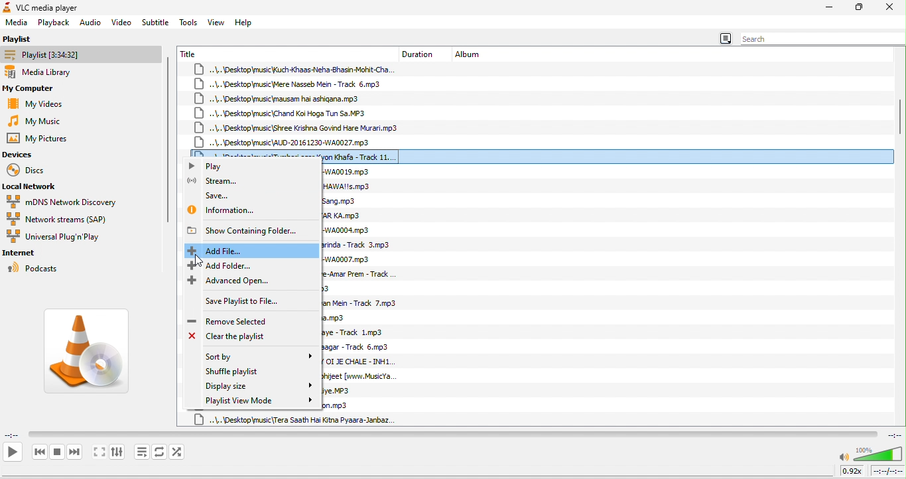 The width and height of the screenshot is (906, 479). What do you see at coordinates (259, 400) in the screenshot?
I see `playlist view mode` at bounding box center [259, 400].